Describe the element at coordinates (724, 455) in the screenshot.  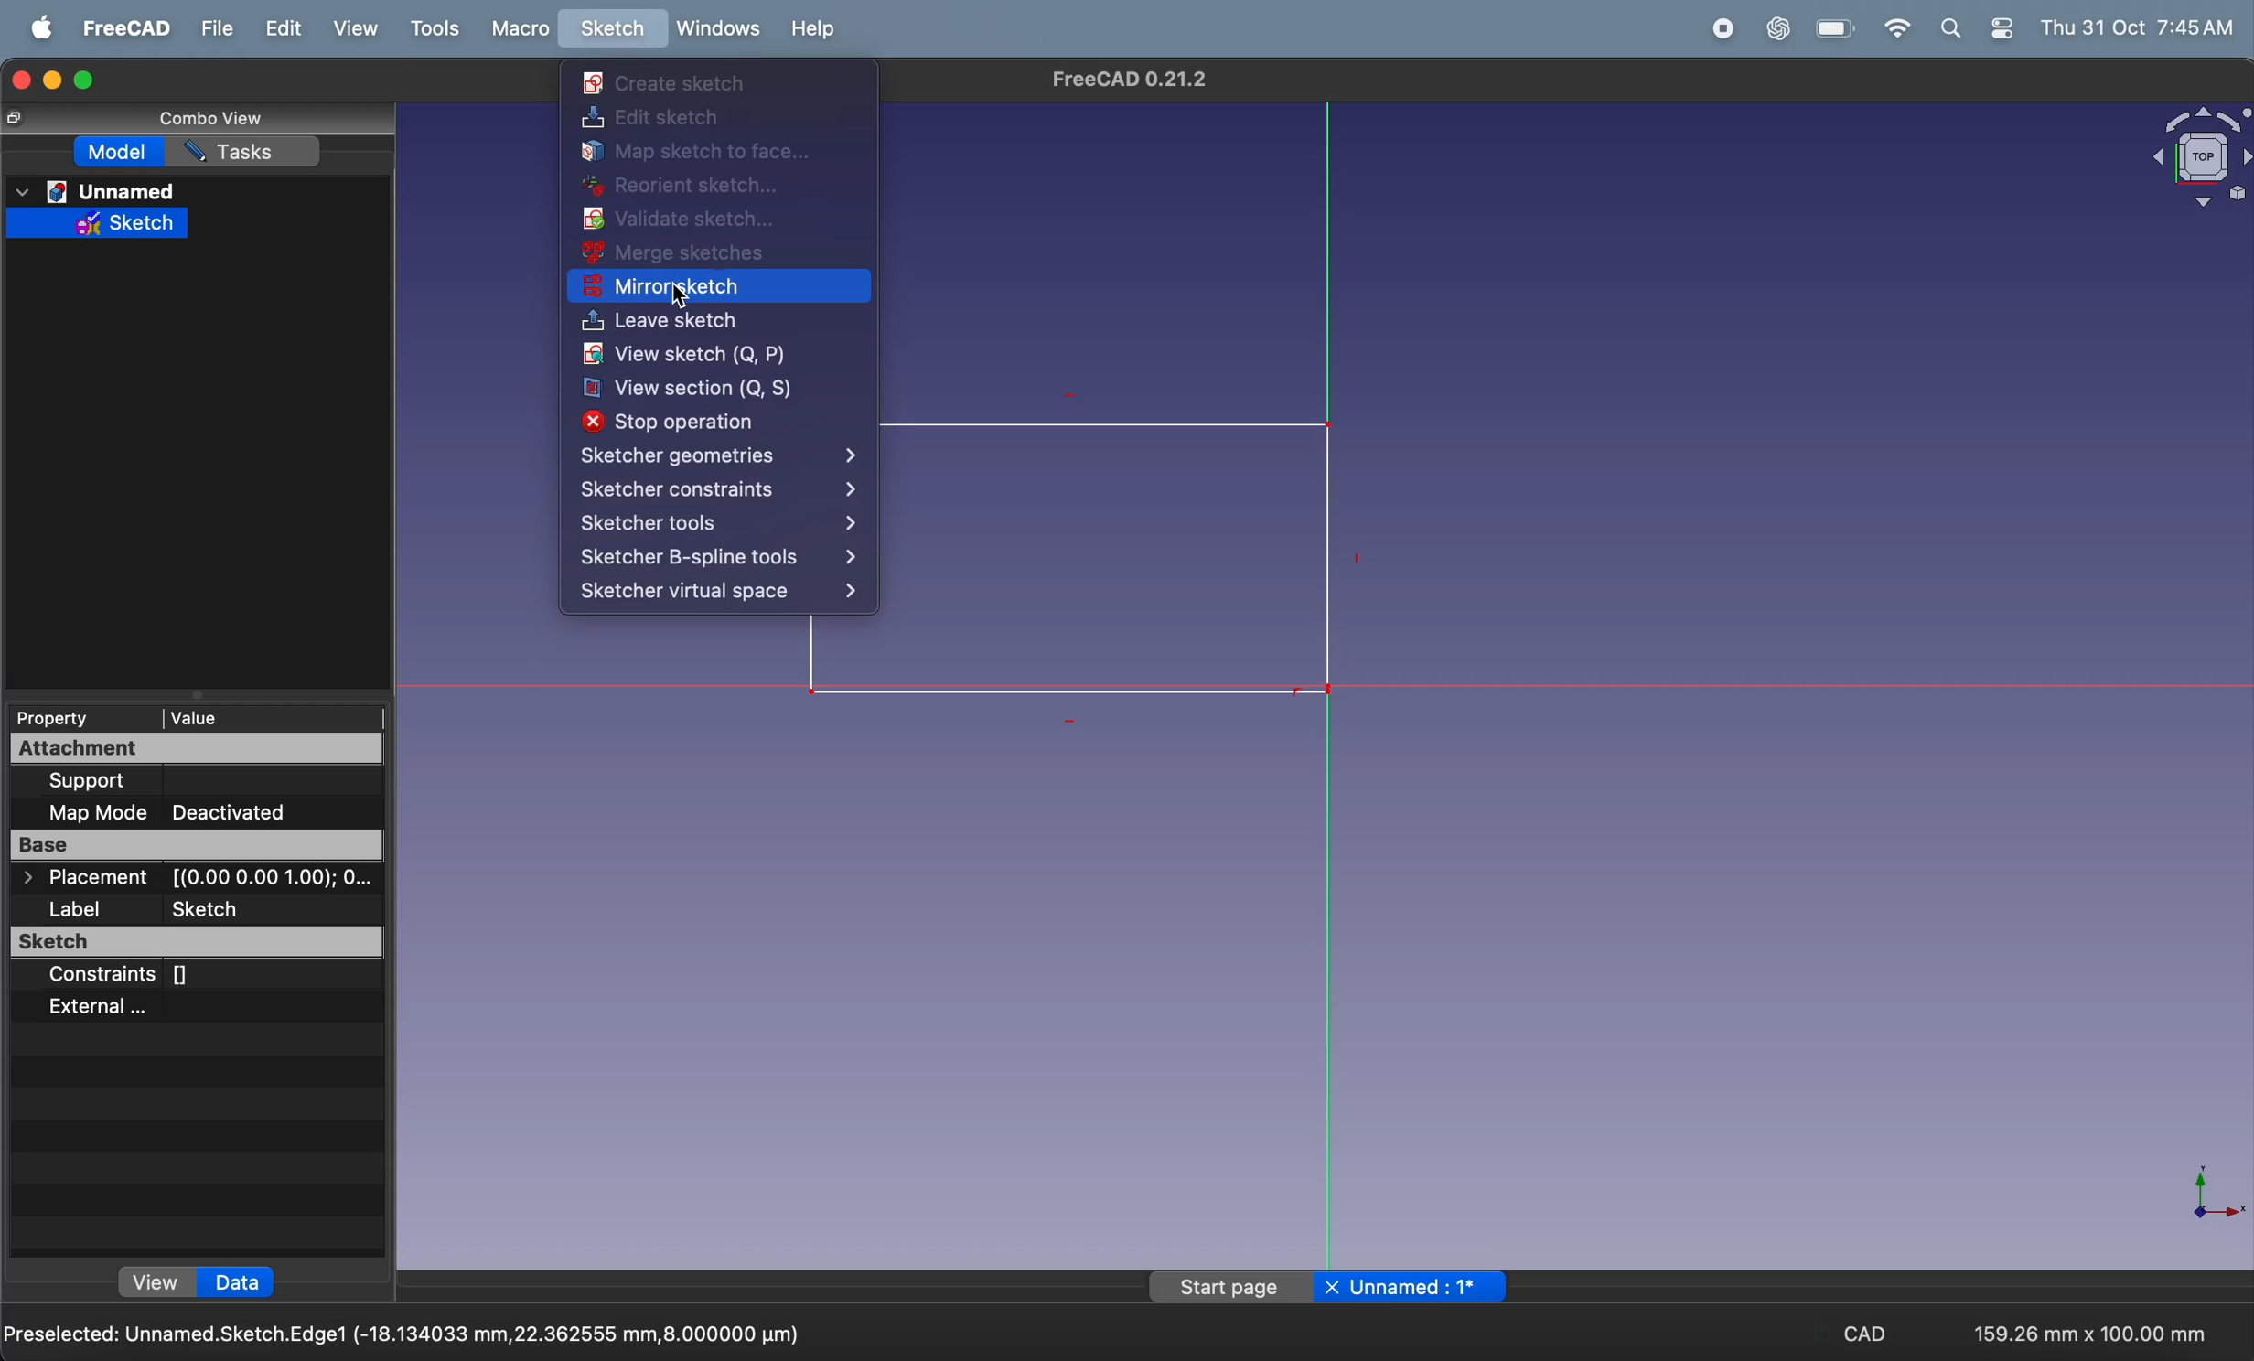
I see `sketcher geometries` at that location.